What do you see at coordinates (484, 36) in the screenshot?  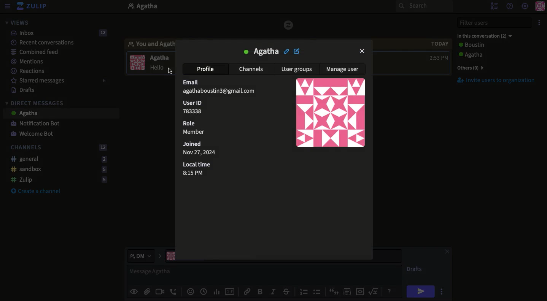 I see `User 2` at bounding box center [484, 36].